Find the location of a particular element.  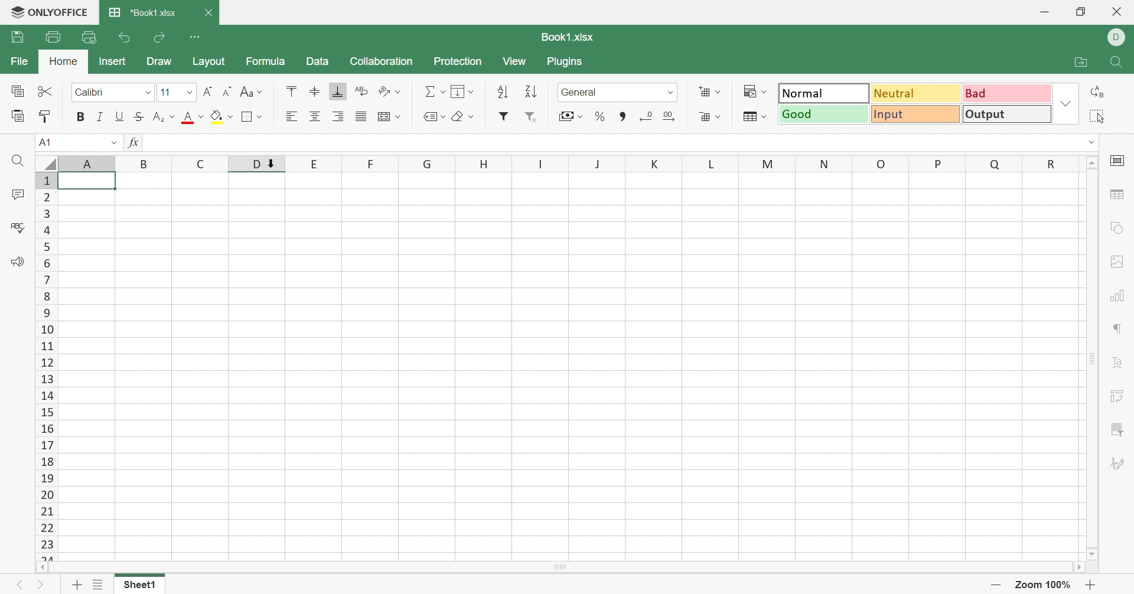

Scroll Left is located at coordinates (41, 567).